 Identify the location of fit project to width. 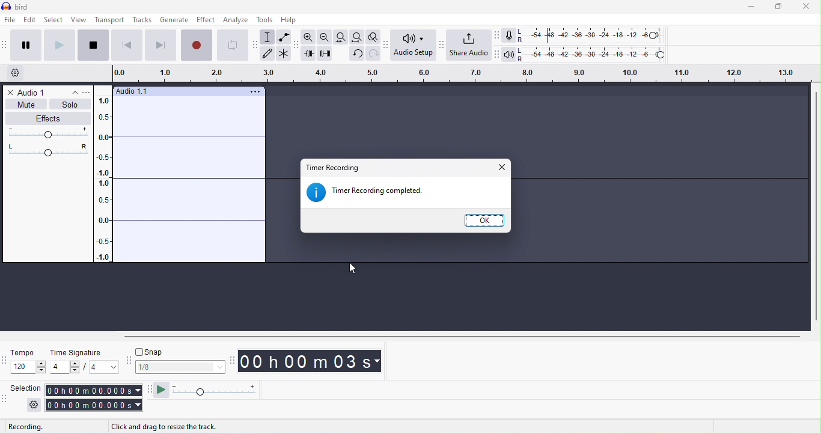
(355, 37).